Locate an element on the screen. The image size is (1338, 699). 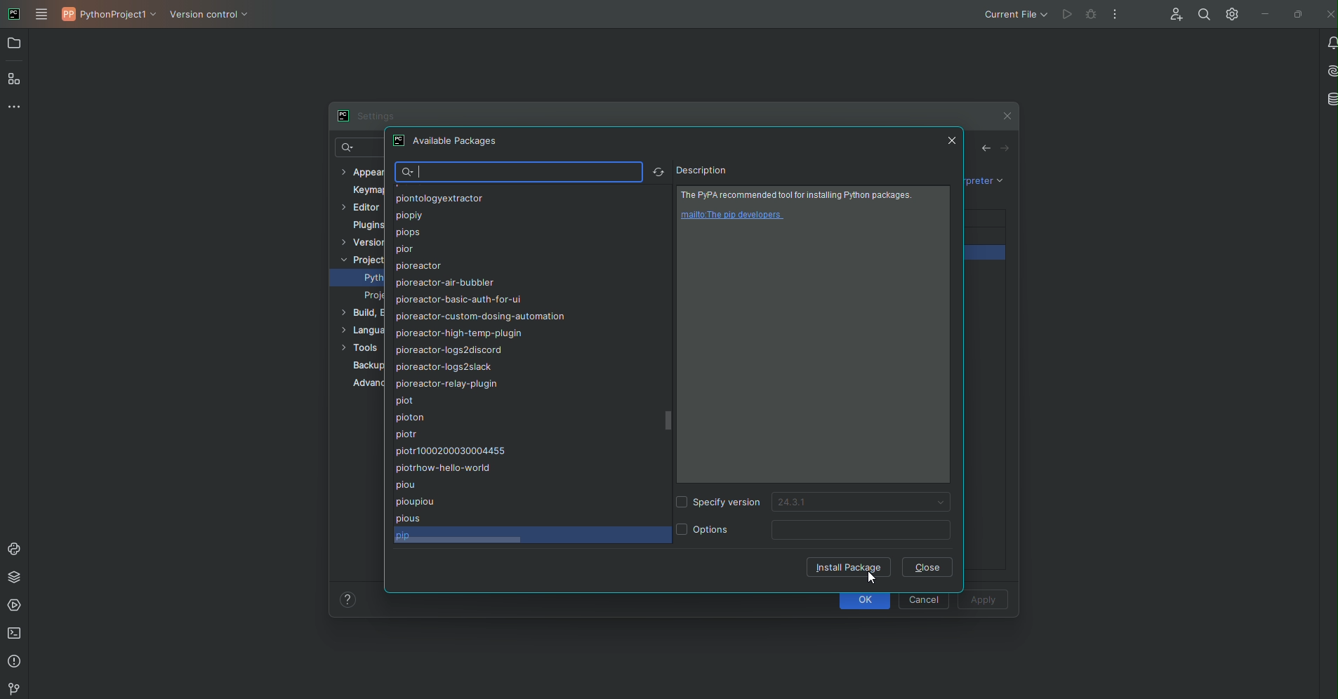
Editor is located at coordinates (360, 207).